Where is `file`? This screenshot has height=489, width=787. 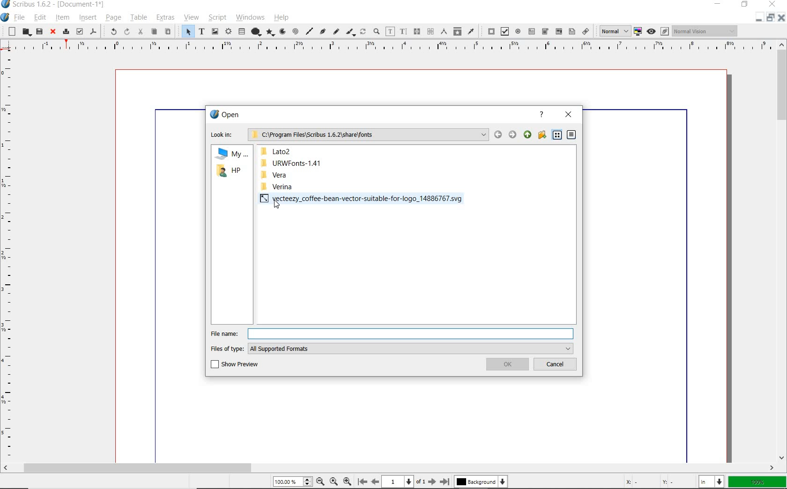 file is located at coordinates (21, 17).